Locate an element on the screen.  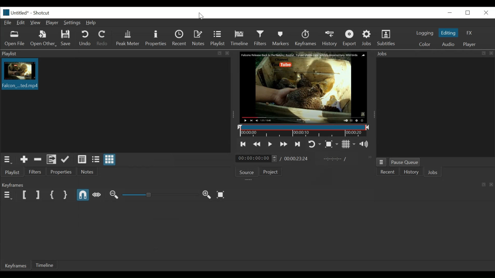
Clip thumbnail is located at coordinates (114, 105).